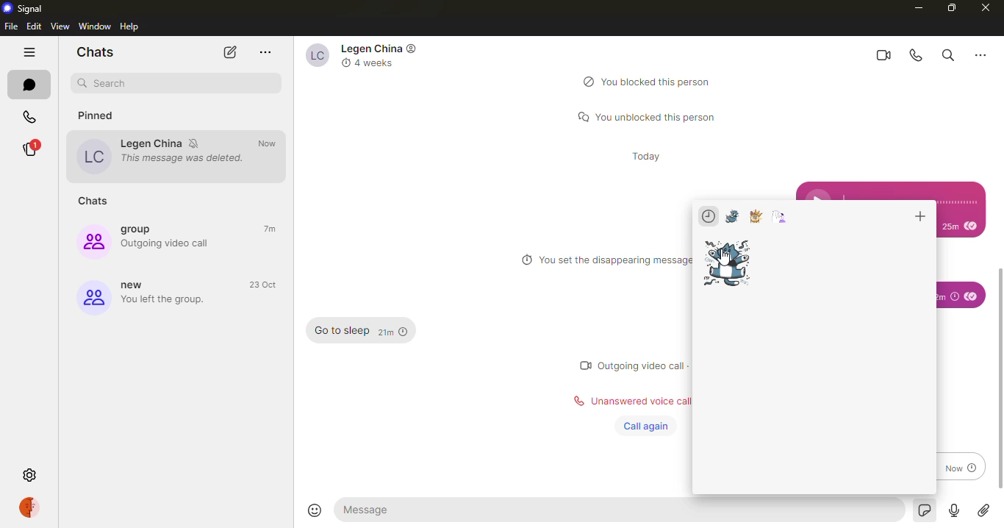  What do you see at coordinates (345, 63) in the screenshot?
I see `clock logo` at bounding box center [345, 63].